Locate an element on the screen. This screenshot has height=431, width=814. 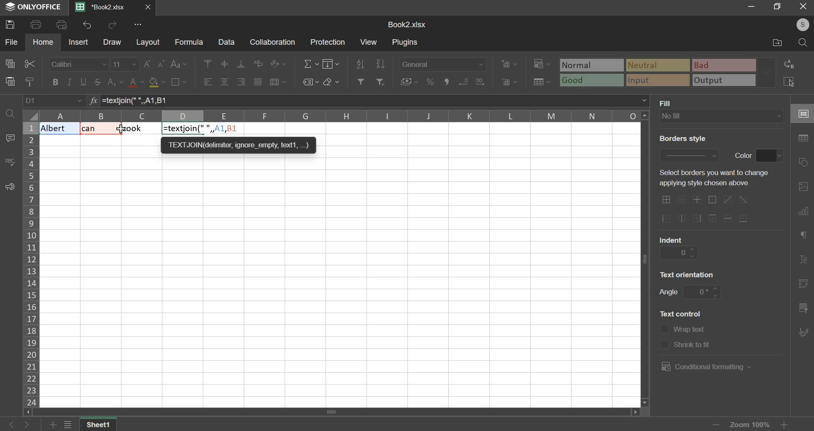
paste is located at coordinates (10, 81).